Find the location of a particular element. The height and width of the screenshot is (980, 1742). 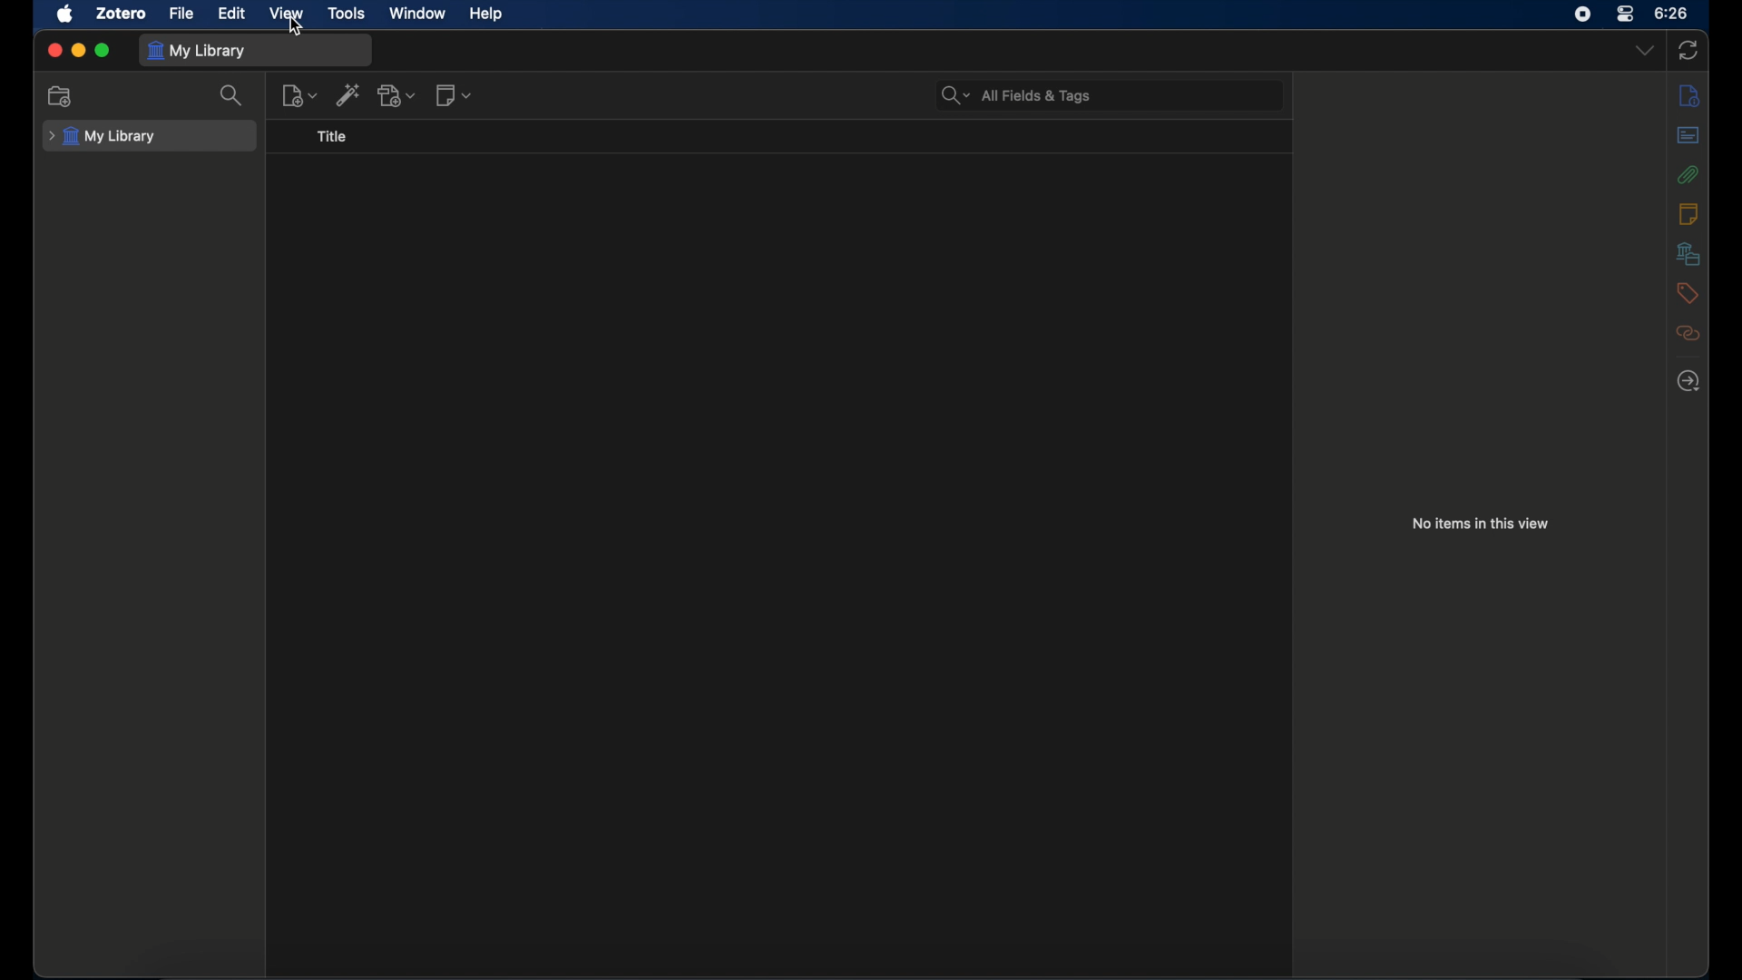

minimize is located at coordinates (78, 49).